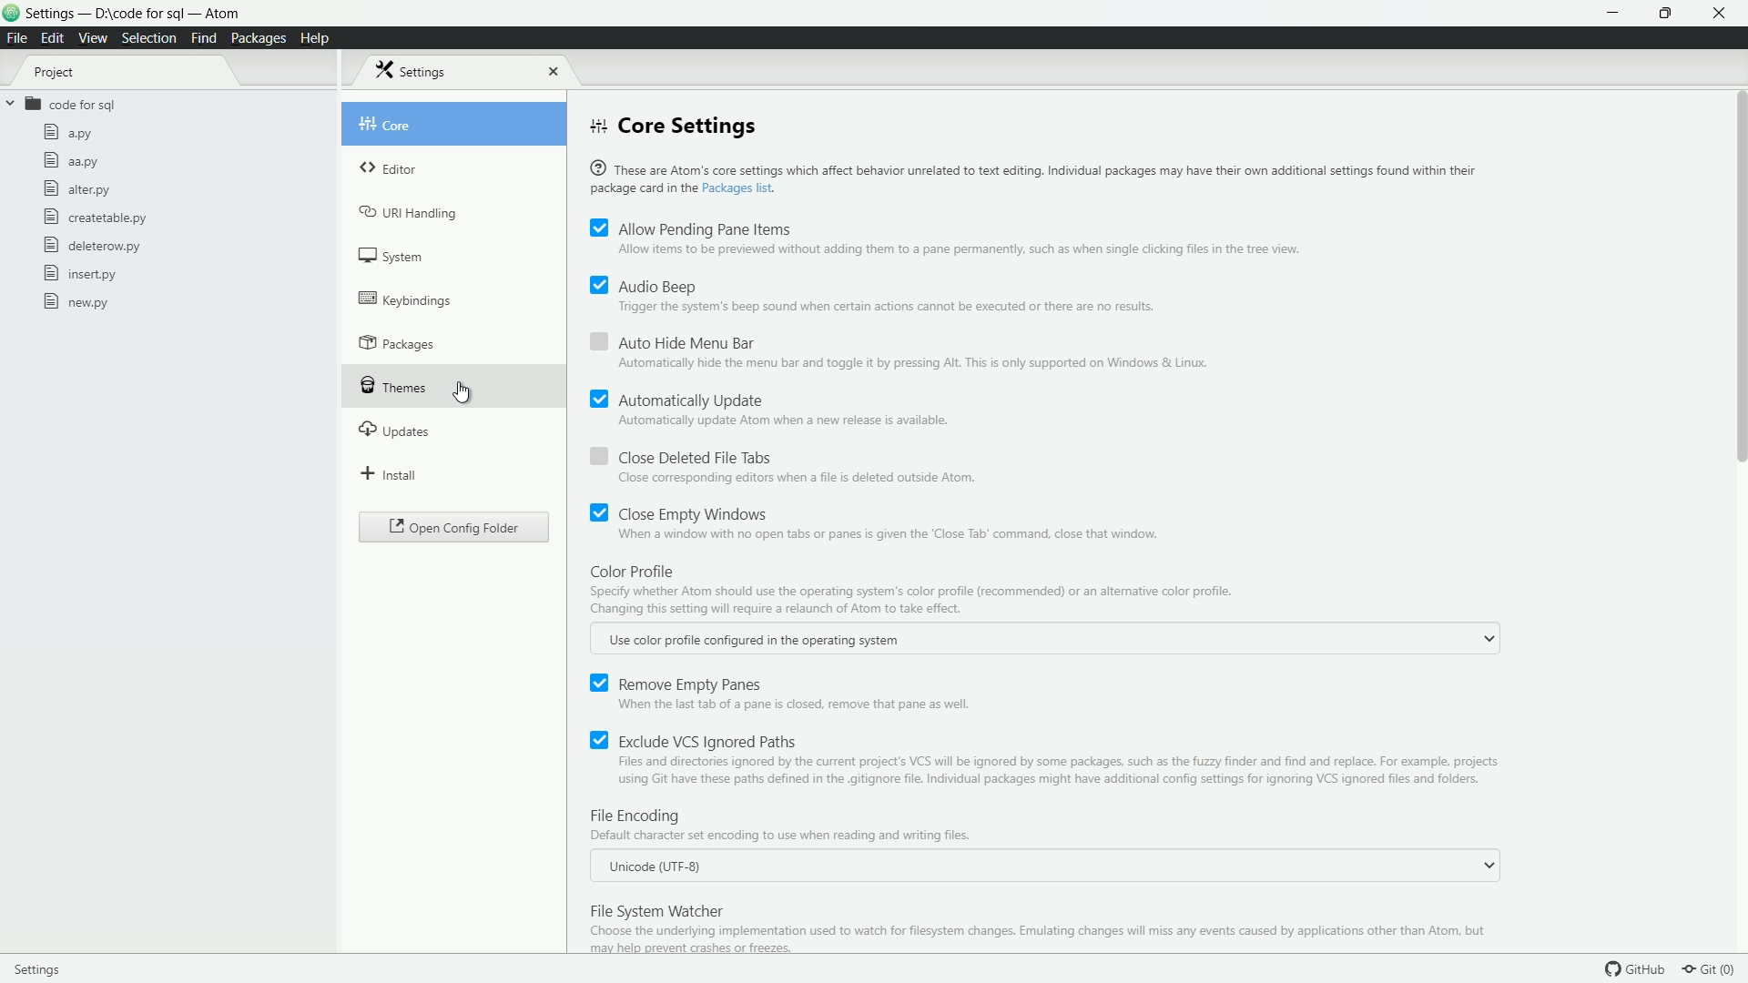 The image size is (1748, 983). What do you see at coordinates (792, 479) in the screenshot?
I see `close corresponding editors when a file is deleted outside atom` at bounding box center [792, 479].